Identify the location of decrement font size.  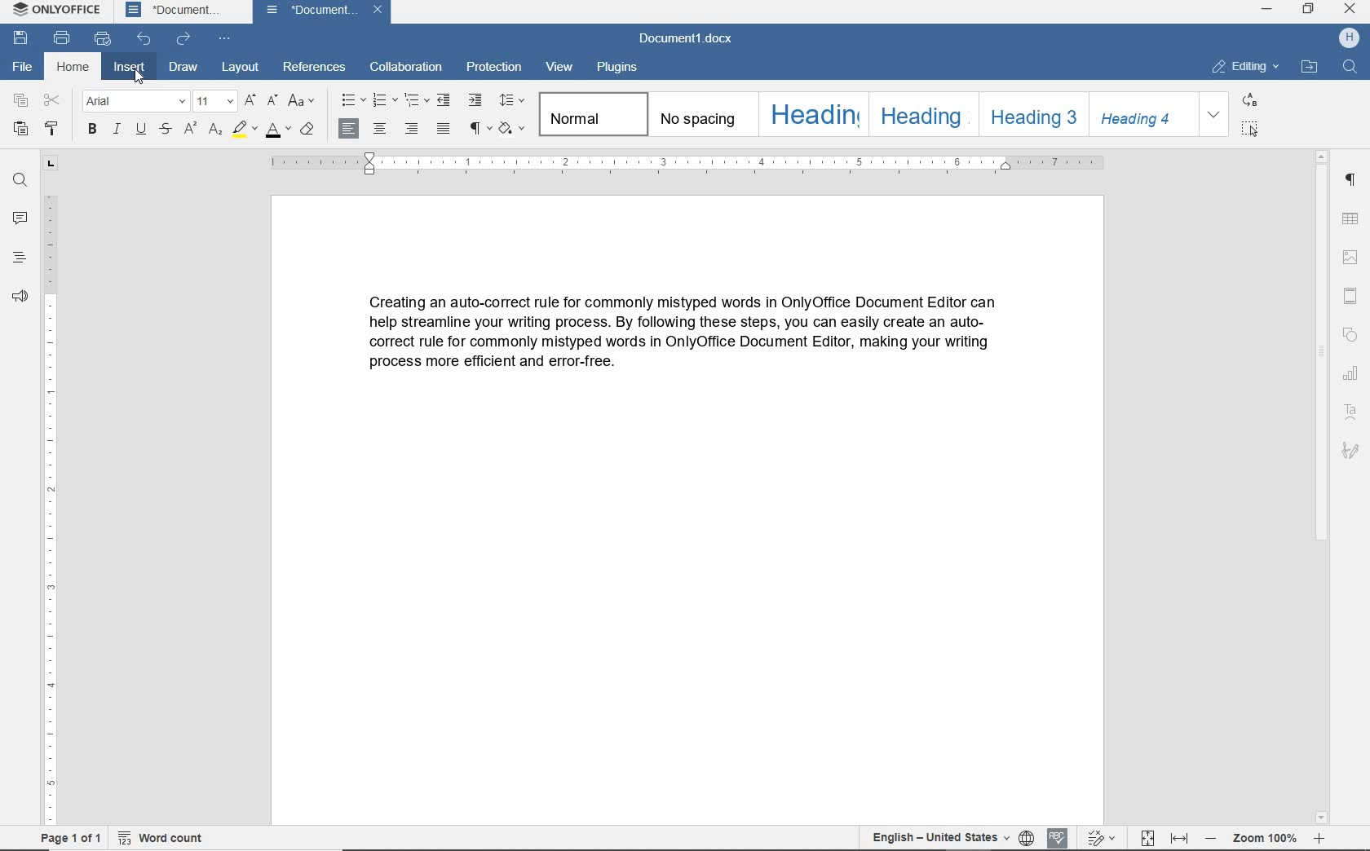
(272, 101).